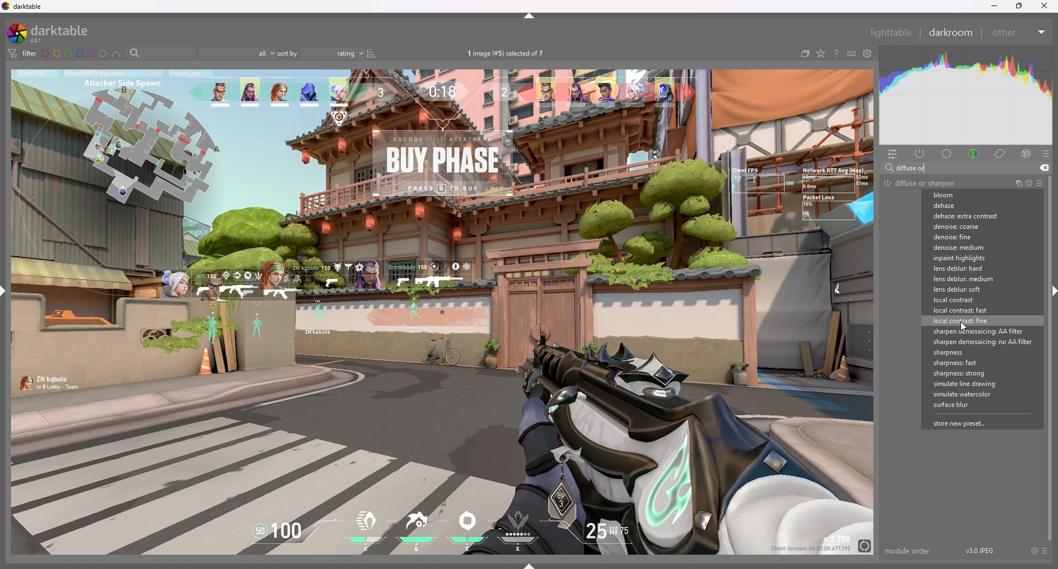 The width and height of the screenshot is (1058, 569). What do you see at coordinates (852, 53) in the screenshot?
I see `keyboard shortcut` at bounding box center [852, 53].